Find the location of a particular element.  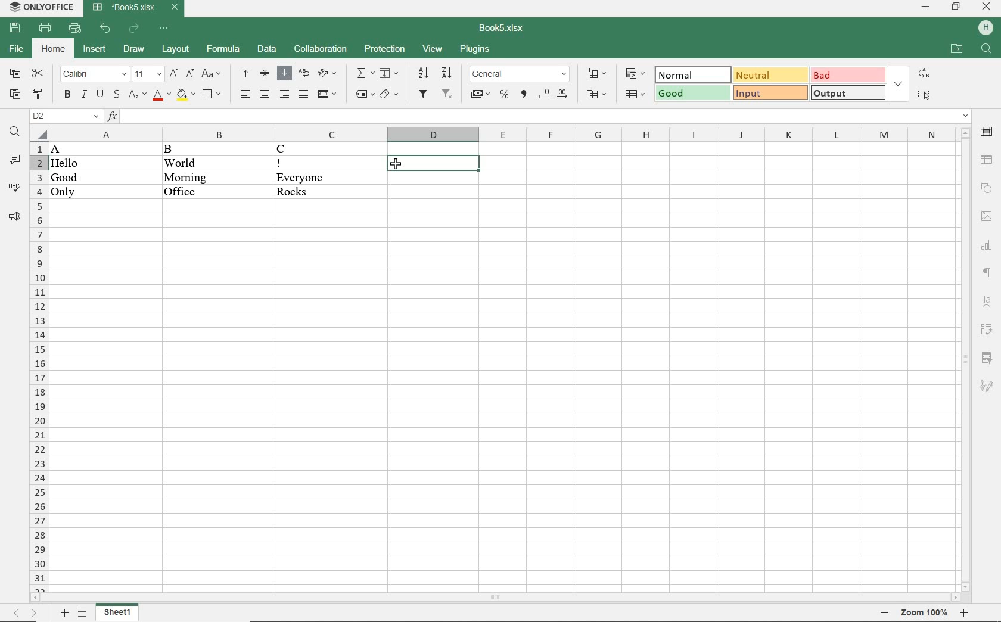

print is located at coordinates (46, 27).